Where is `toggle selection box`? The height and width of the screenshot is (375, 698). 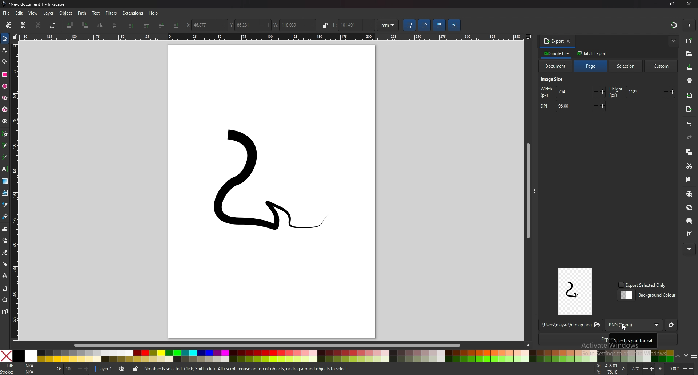
toggle selection box is located at coordinates (54, 25).